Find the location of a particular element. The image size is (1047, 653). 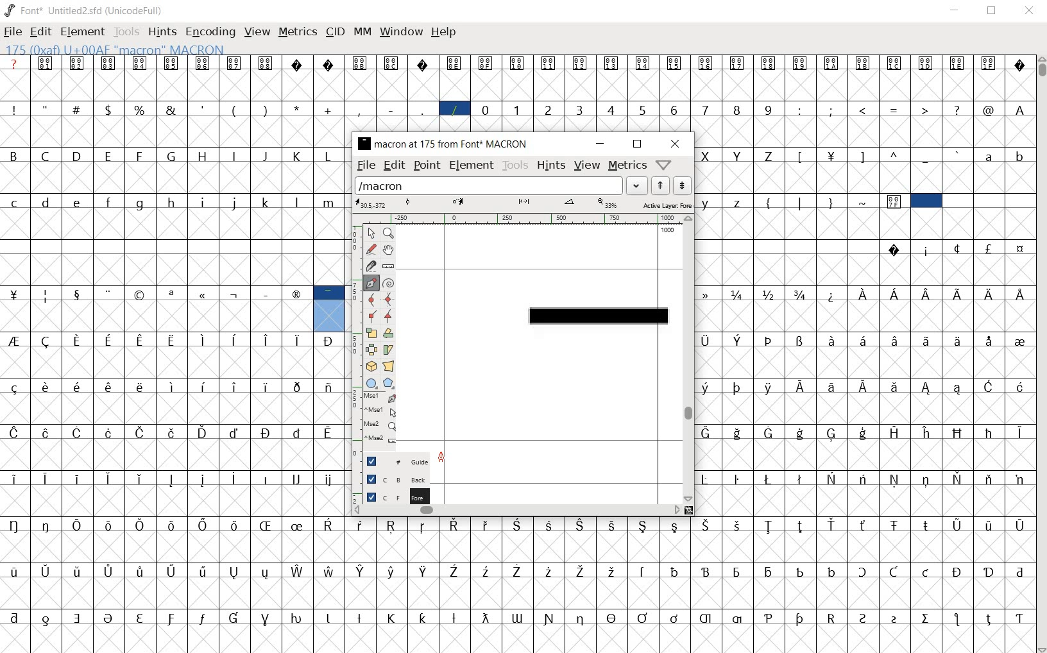

Symbol is located at coordinates (802, 618).